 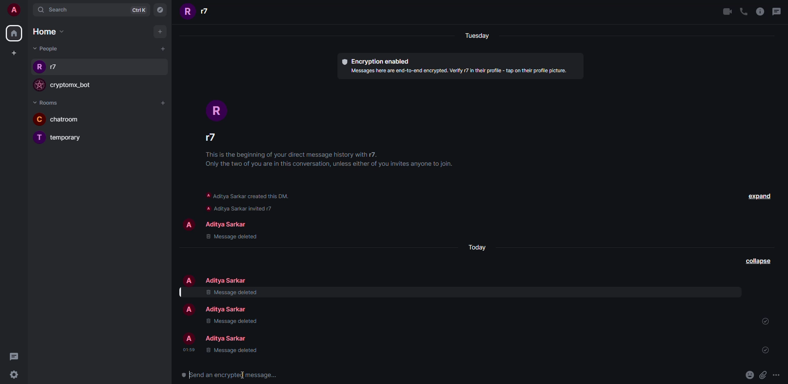 What do you see at coordinates (759, 195) in the screenshot?
I see `expand` at bounding box center [759, 195].